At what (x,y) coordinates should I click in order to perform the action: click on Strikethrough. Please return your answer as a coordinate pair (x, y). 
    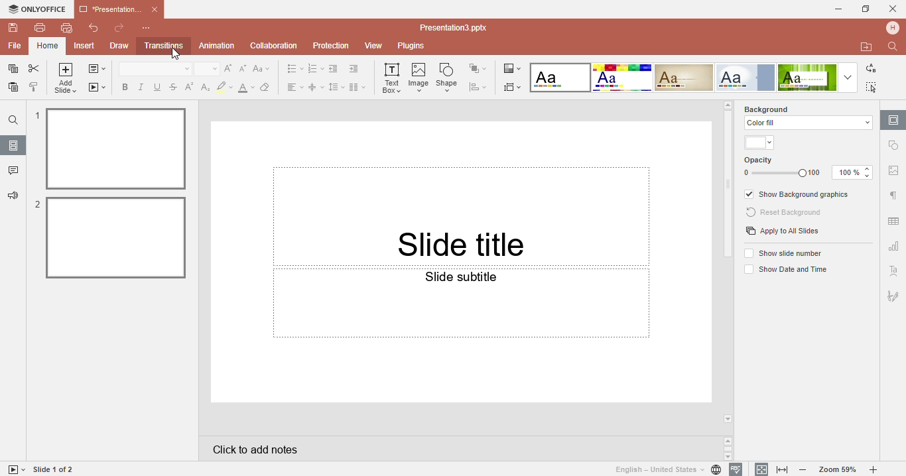
    Looking at the image, I should click on (173, 86).